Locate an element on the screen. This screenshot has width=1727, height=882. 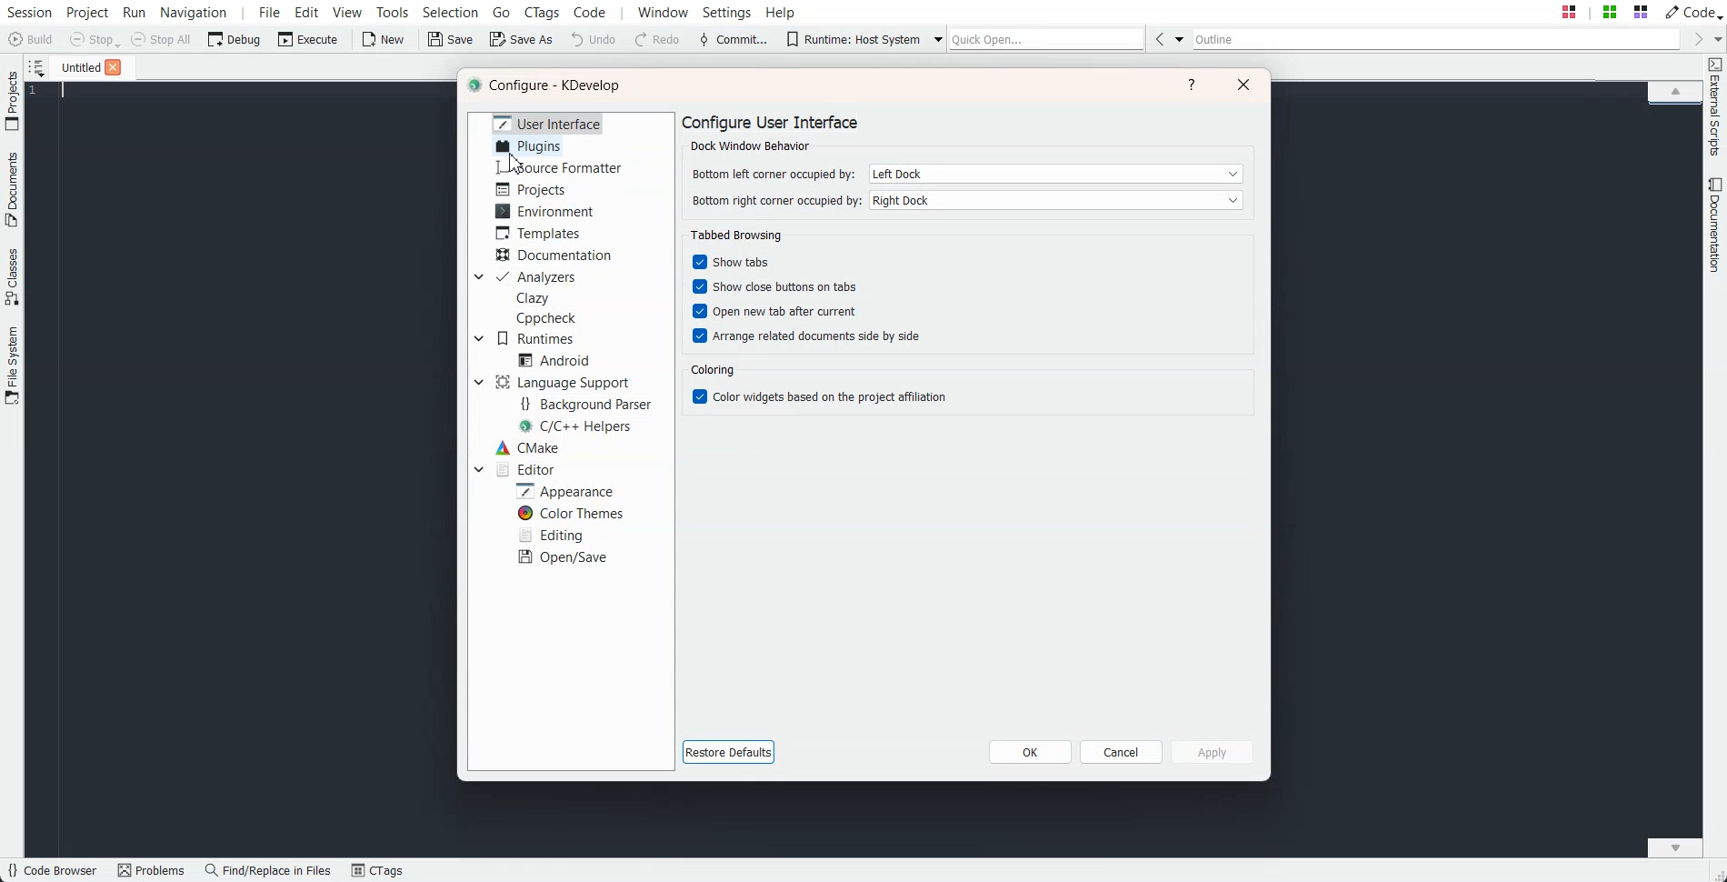
Run is located at coordinates (133, 12).